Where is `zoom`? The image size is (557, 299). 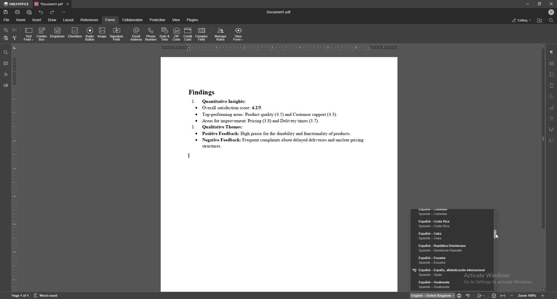
zoom is located at coordinates (527, 295).